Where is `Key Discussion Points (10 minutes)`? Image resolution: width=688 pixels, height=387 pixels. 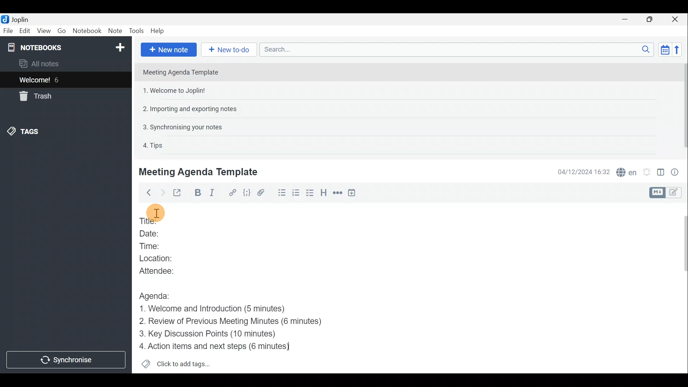 Key Discussion Points (10 minutes) is located at coordinates (212, 334).